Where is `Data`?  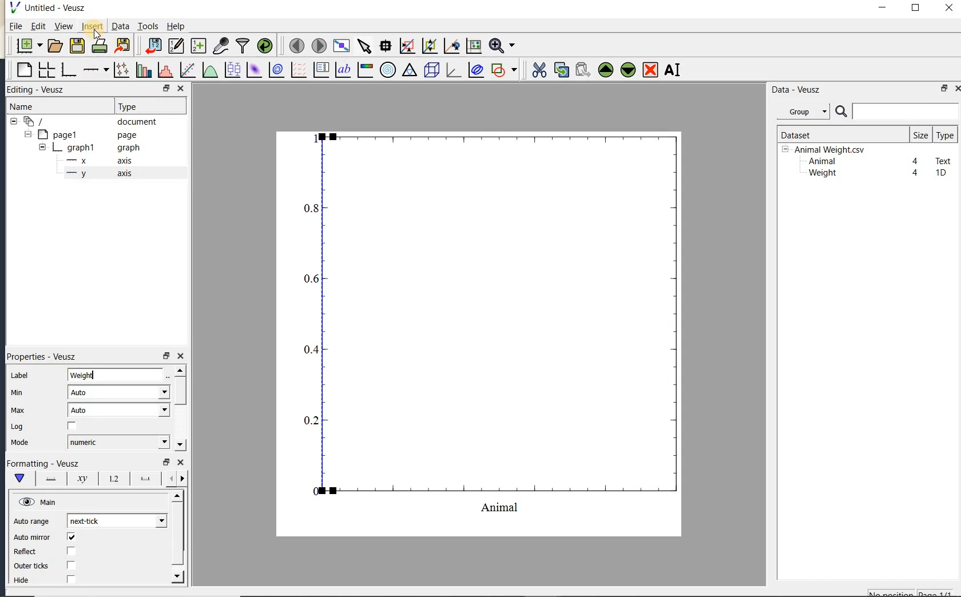 Data is located at coordinates (120, 26).